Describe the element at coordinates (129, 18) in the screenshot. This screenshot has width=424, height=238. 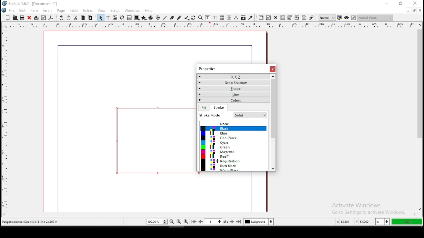
I see `table` at that location.